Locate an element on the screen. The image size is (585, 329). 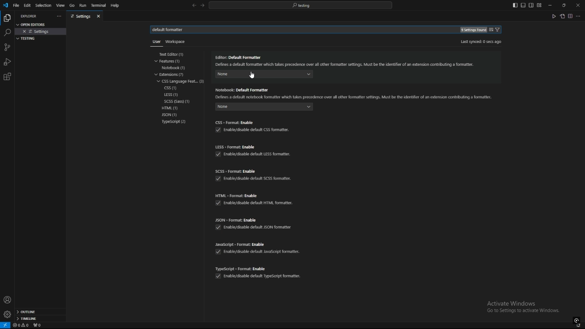
notebook default formatter is located at coordinates (355, 93).